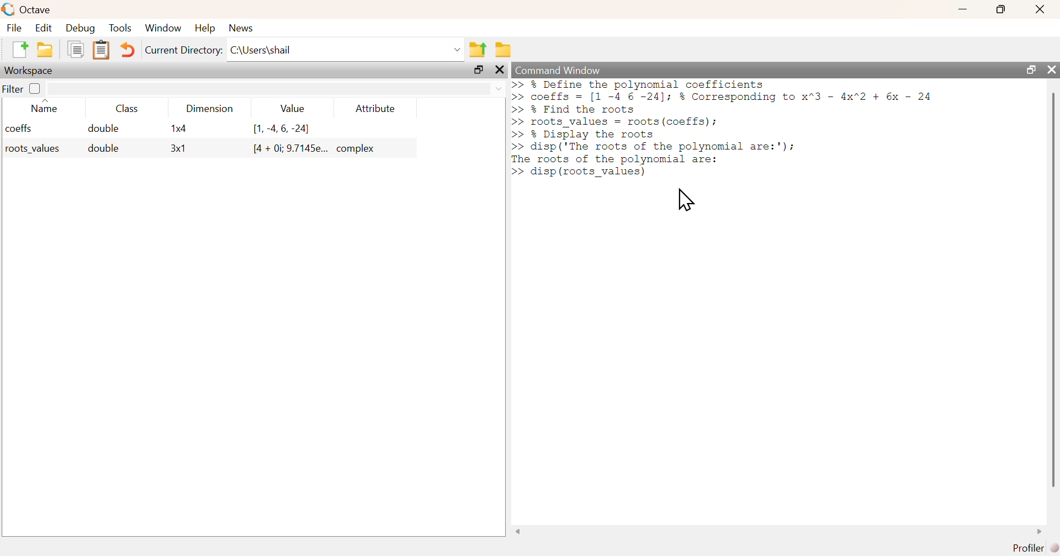  Describe the element at coordinates (261, 50) in the screenshot. I see `C:\Users\shail` at that location.